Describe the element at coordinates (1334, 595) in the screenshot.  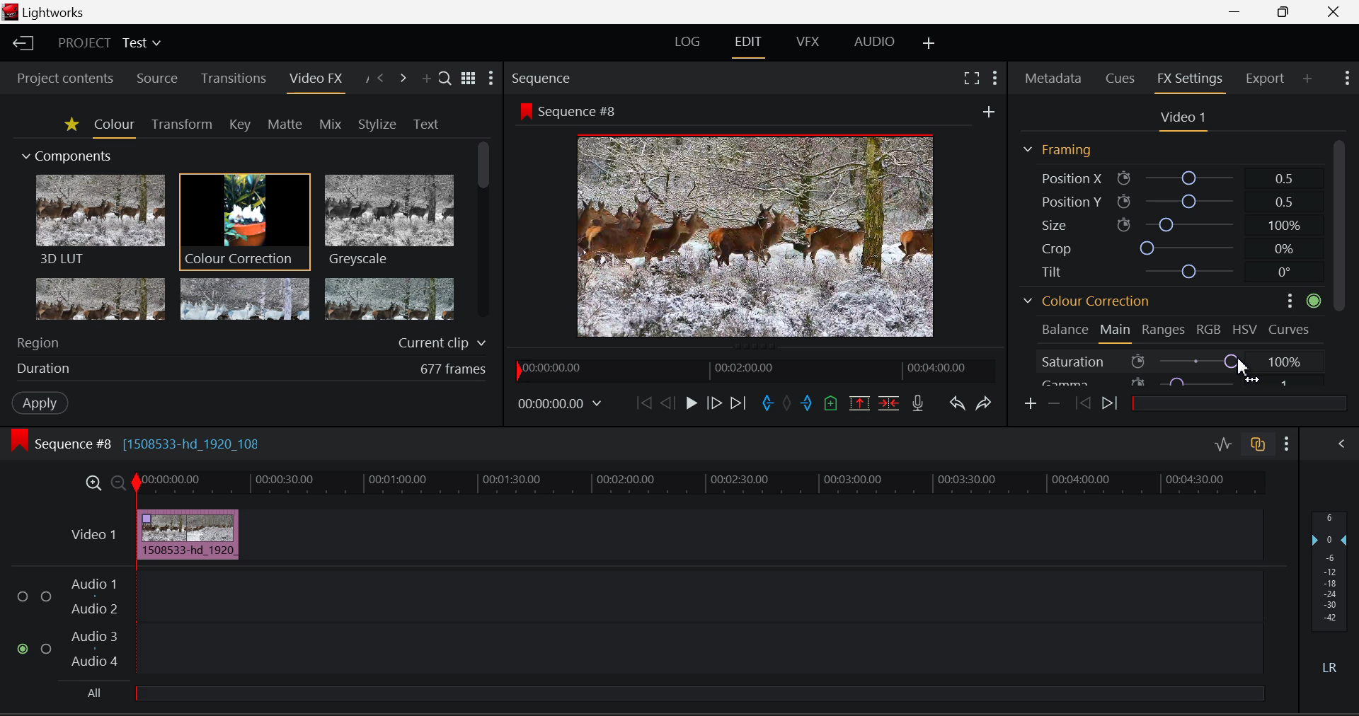
I see `Decibel Level` at that location.